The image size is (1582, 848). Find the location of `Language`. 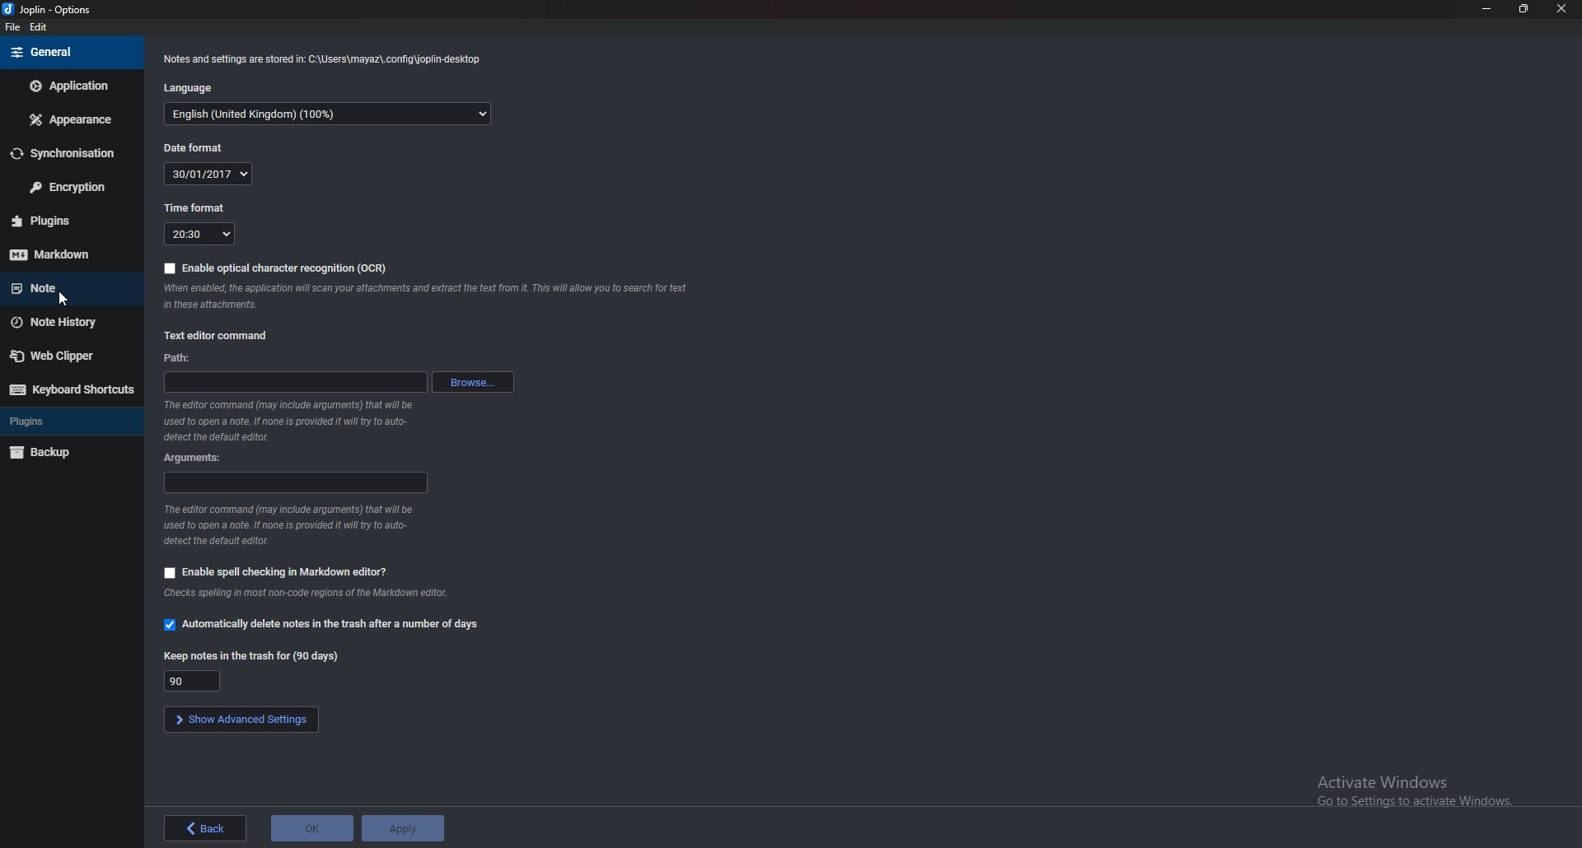

Language is located at coordinates (328, 114).